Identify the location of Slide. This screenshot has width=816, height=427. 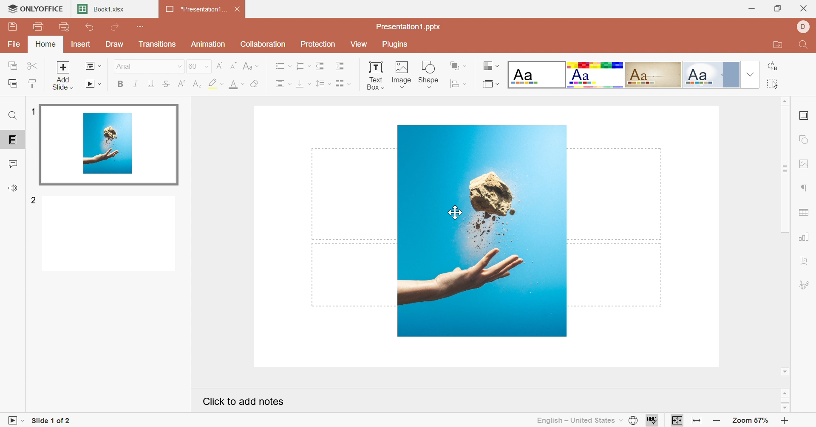
(109, 235).